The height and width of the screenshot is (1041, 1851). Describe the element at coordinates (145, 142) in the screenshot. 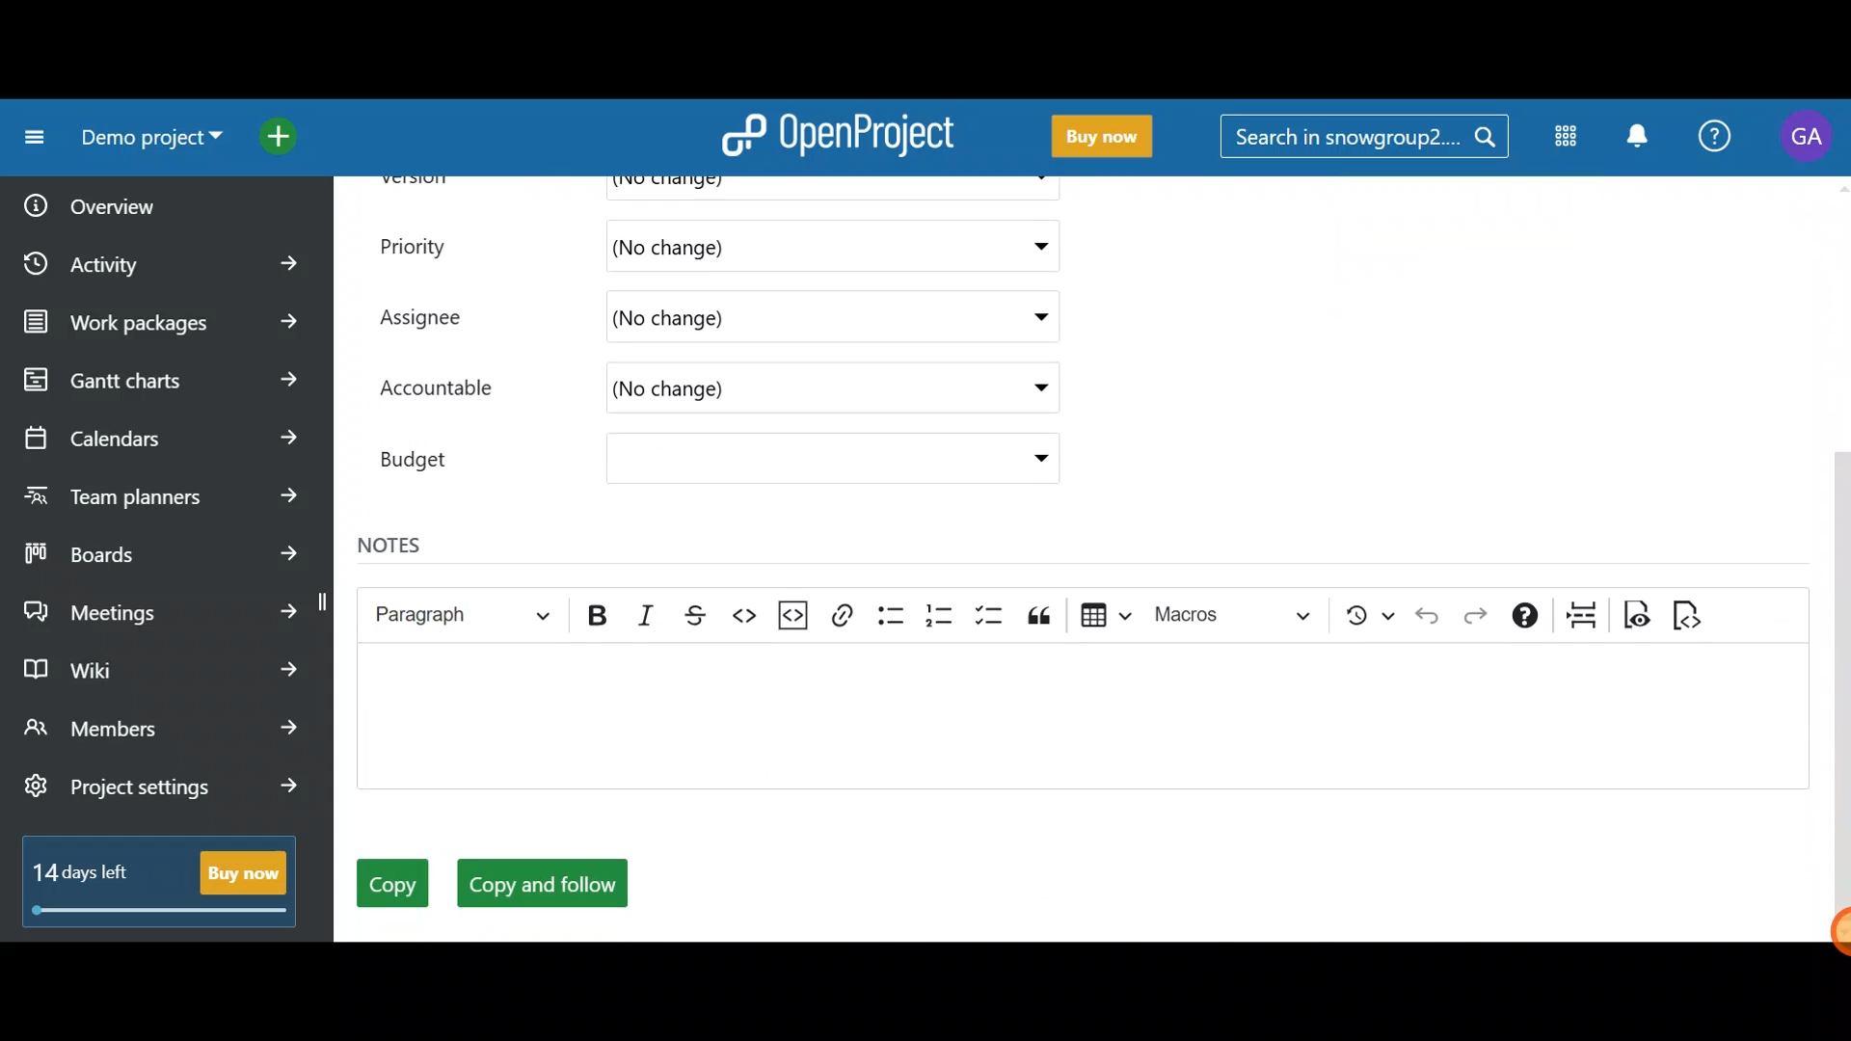

I see `Demo project` at that location.